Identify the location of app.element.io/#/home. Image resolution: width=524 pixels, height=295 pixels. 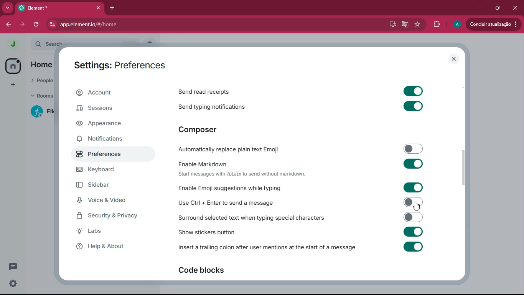
(137, 25).